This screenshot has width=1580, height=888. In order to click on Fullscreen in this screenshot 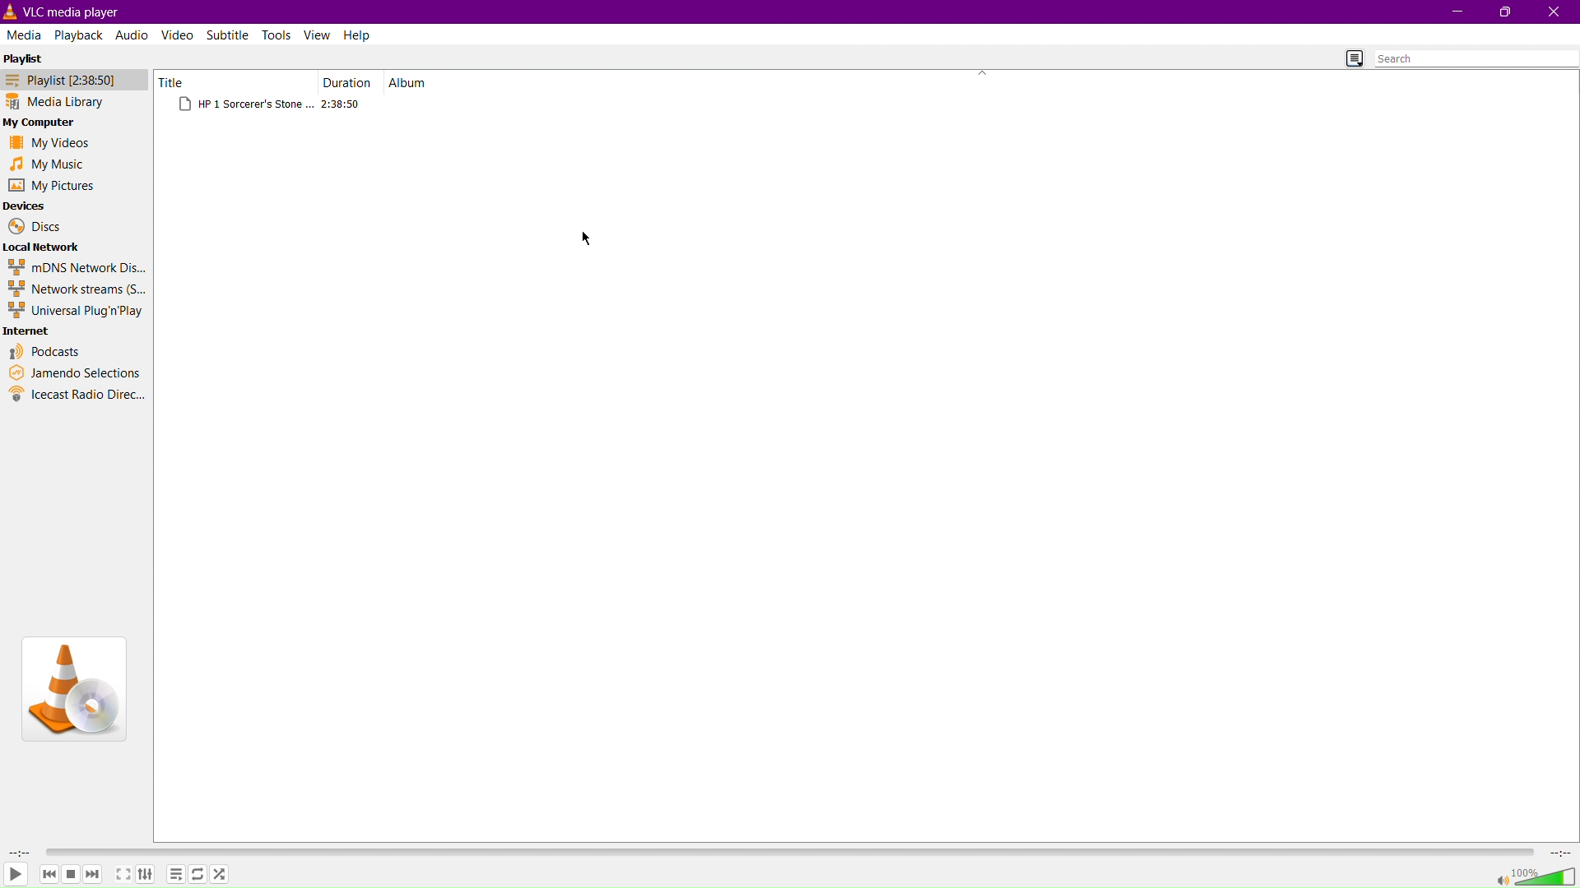, I will do `click(122, 876)`.